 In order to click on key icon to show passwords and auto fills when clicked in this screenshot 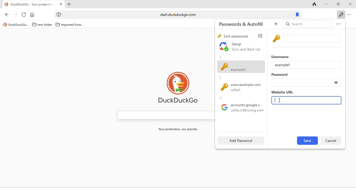, I will do `click(341, 14)`.